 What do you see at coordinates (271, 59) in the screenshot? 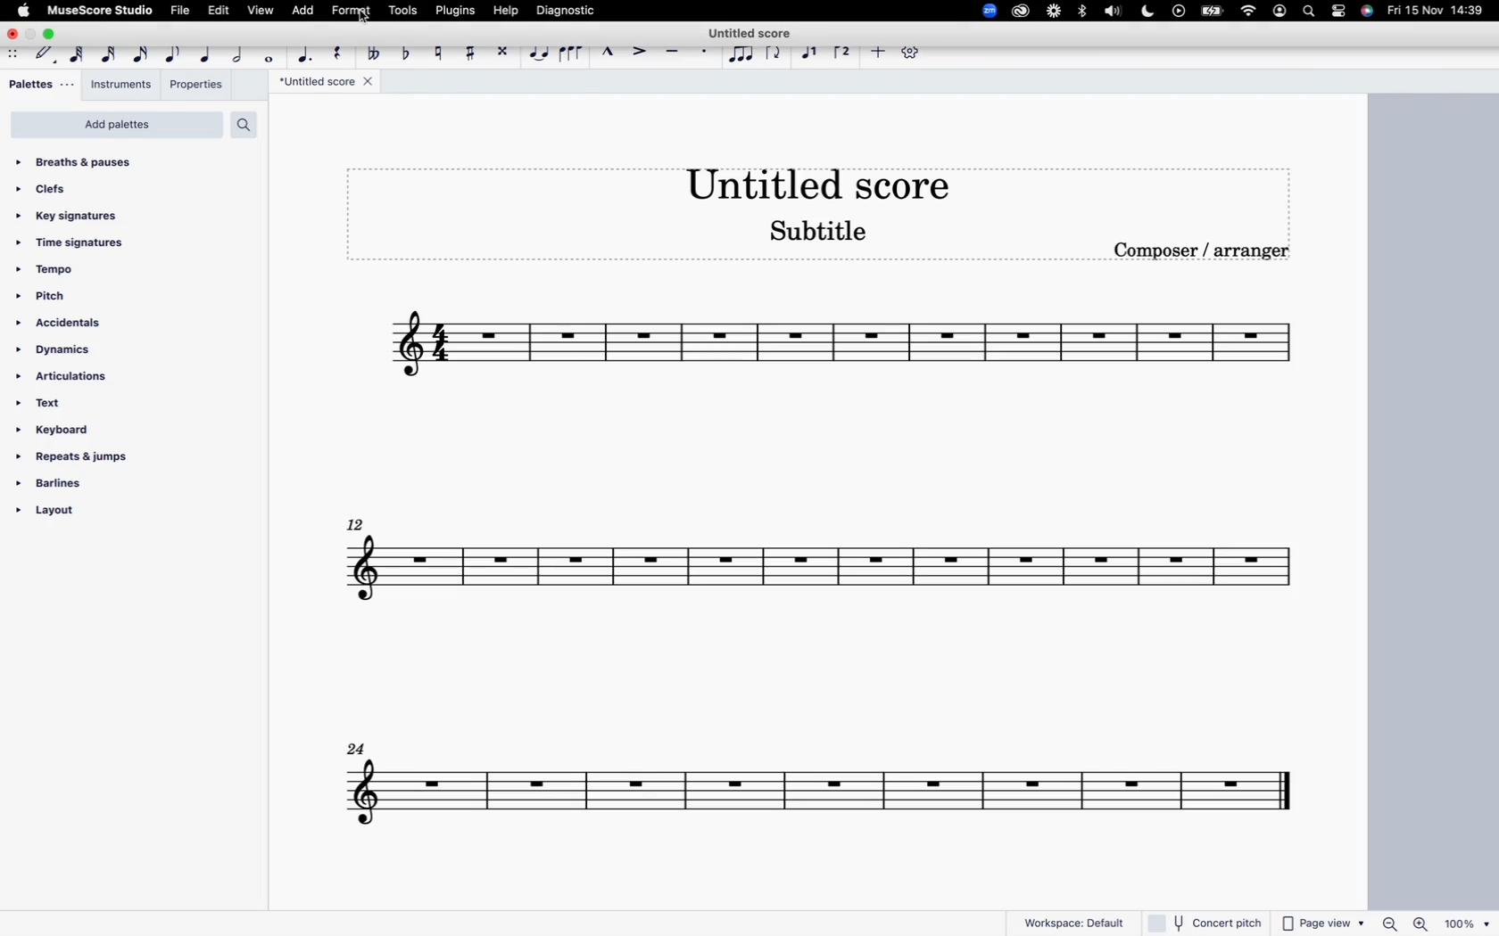
I see `full note` at bounding box center [271, 59].